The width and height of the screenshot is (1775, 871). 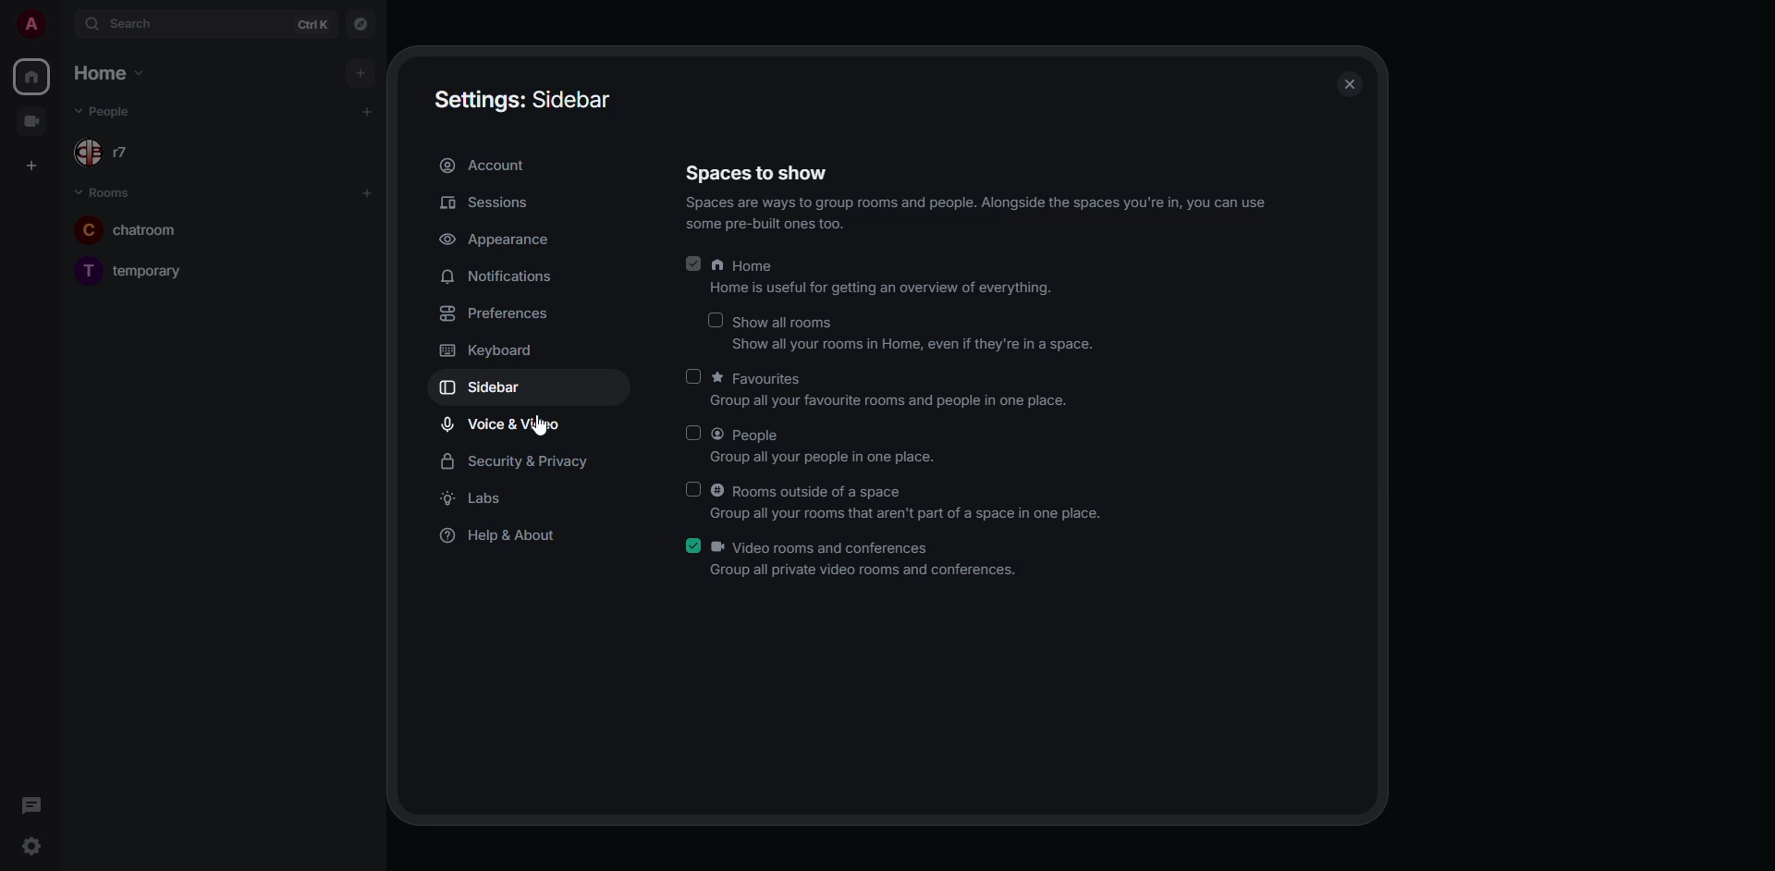 I want to click on show all rooms, so click(x=917, y=333).